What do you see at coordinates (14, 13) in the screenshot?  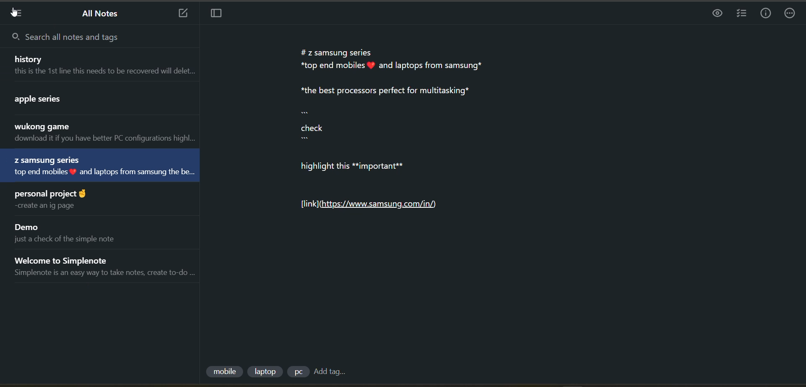 I see `cursor` at bounding box center [14, 13].